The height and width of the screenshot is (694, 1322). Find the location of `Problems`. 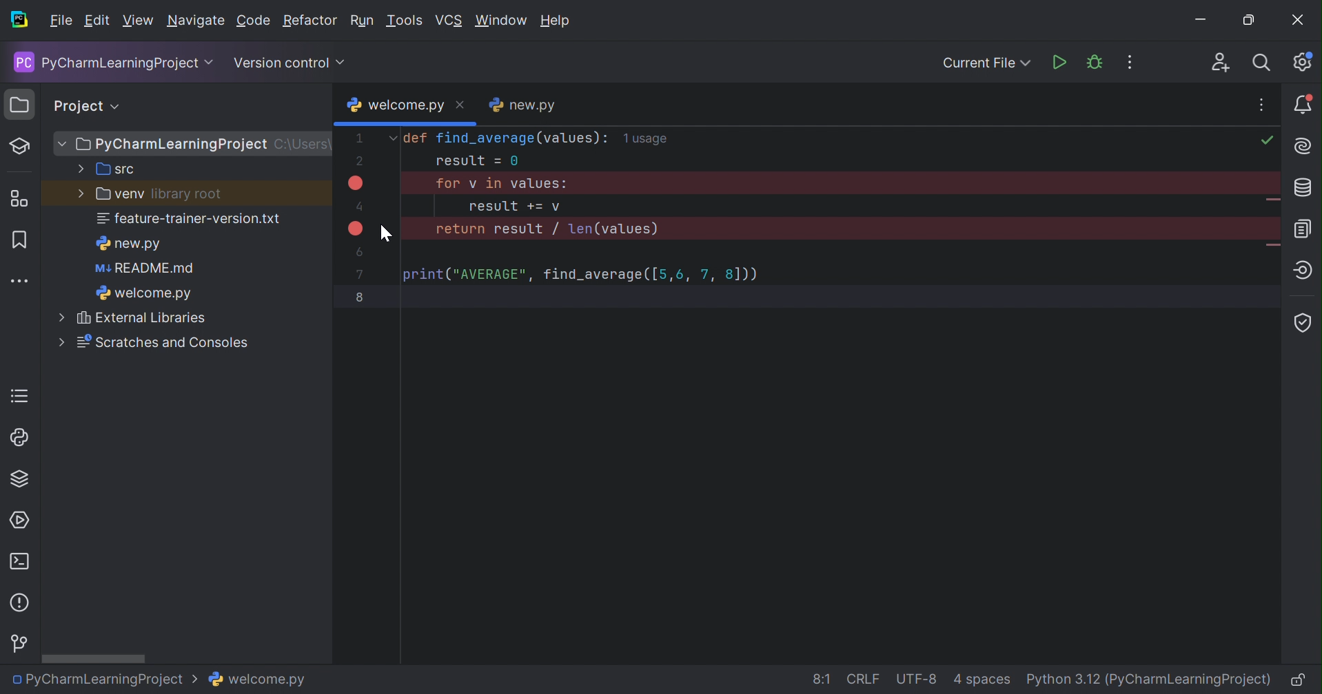

Problems is located at coordinates (21, 603).